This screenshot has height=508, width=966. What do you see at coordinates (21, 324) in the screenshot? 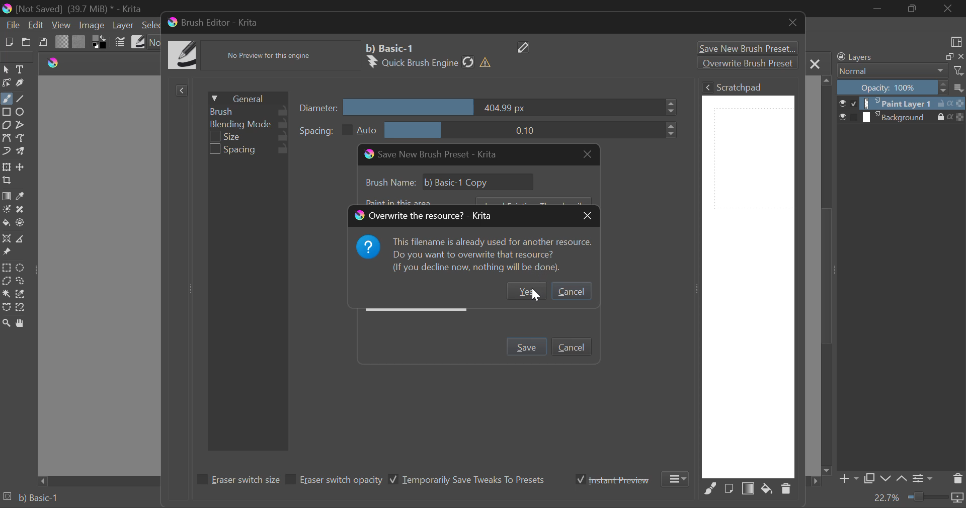
I see `Pan` at bounding box center [21, 324].